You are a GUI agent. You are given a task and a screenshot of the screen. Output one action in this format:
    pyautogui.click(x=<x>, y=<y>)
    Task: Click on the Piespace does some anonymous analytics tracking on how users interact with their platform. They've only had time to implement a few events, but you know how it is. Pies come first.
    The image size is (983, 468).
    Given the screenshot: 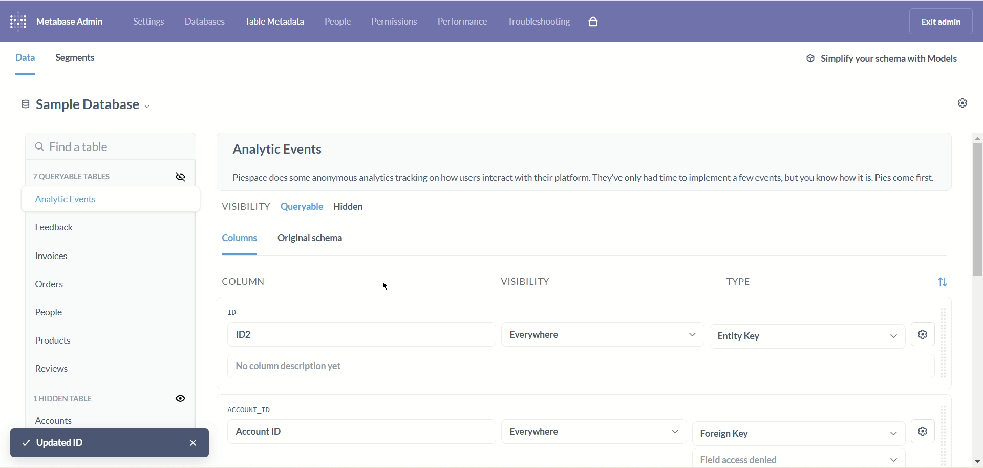 What is the action you would take?
    pyautogui.click(x=586, y=176)
    